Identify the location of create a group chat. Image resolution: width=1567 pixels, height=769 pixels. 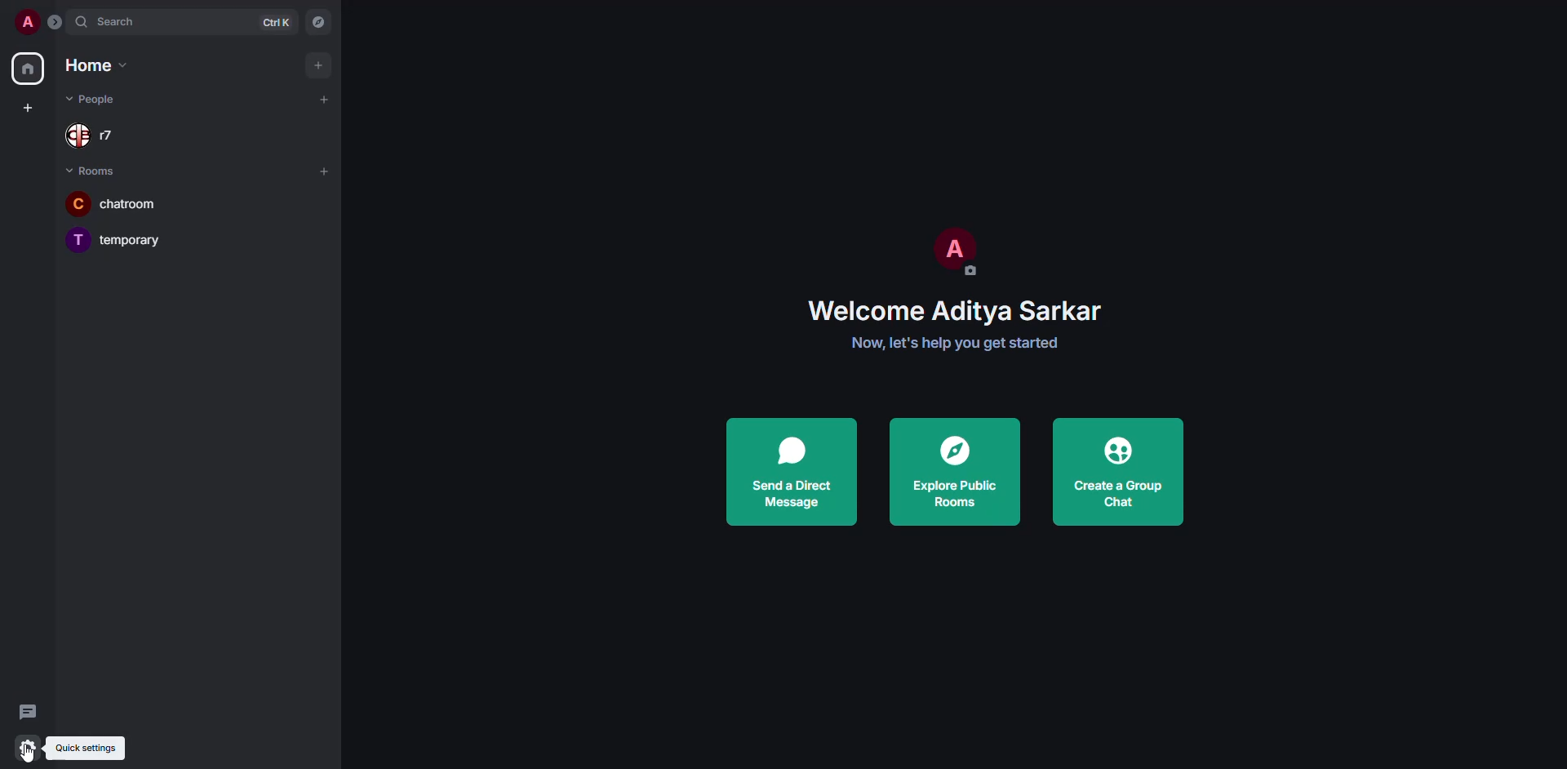
(1121, 473).